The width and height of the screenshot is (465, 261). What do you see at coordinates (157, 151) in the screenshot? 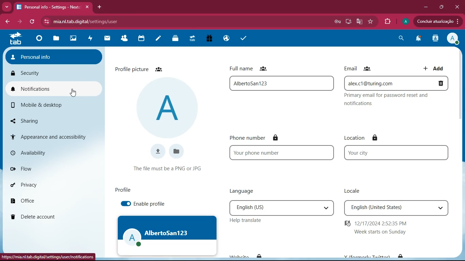
I see `upload` at bounding box center [157, 151].